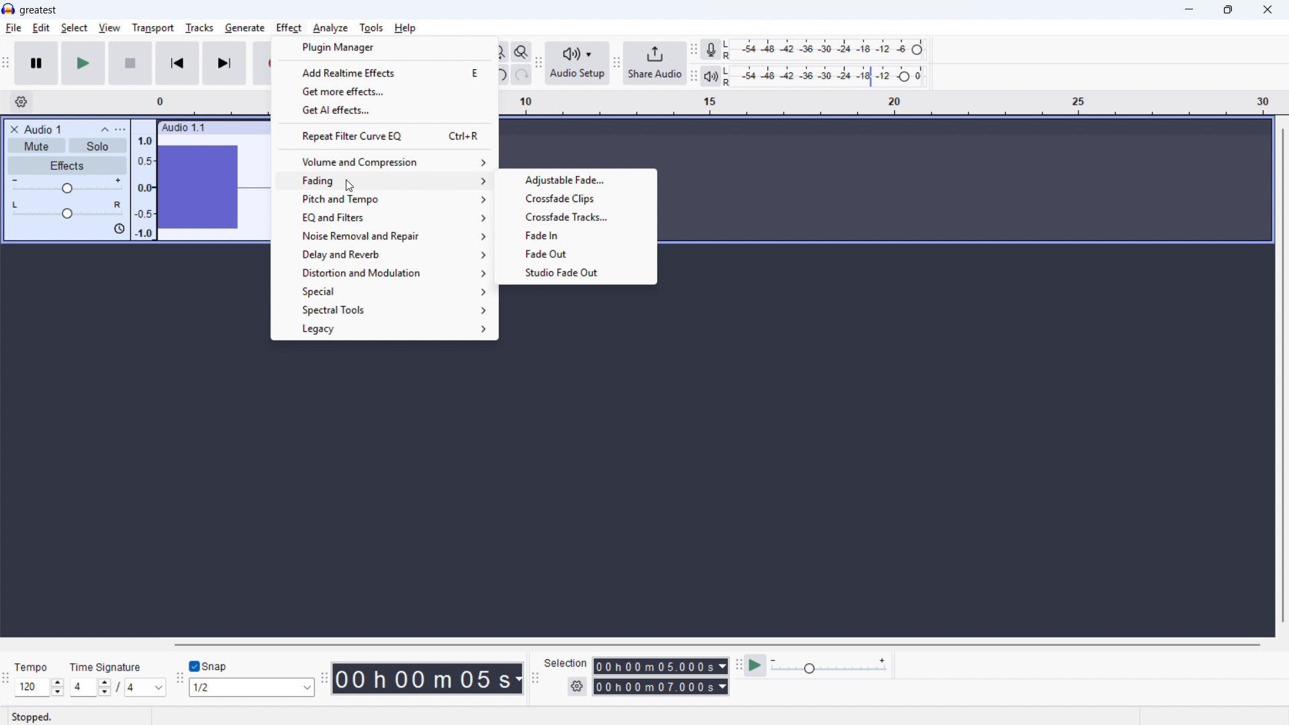 Image resolution: width=1289 pixels, height=725 pixels. What do you see at coordinates (330, 29) in the screenshot?
I see `analyse` at bounding box center [330, 29].